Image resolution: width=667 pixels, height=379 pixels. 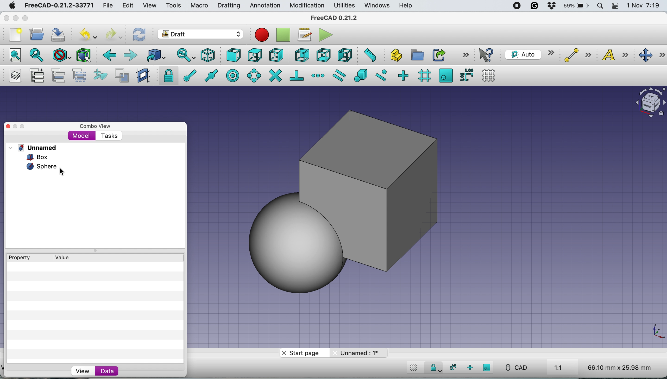 What do you see at coordinates (644, 6) in the screenshot?
I see `date and time` at bounding box center [644, 6].